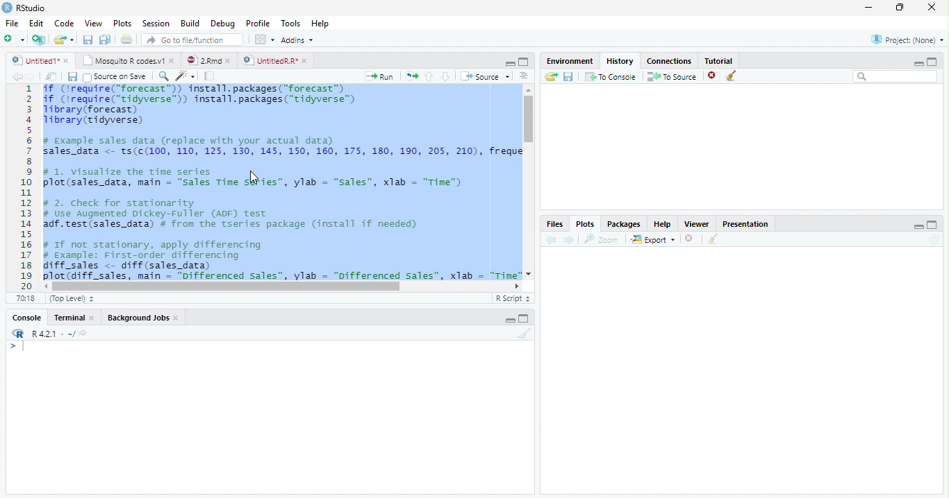  What do you see at coordinates (71, 298) in the screenshot?
I see `Top level` at bounding box center [71, 298].